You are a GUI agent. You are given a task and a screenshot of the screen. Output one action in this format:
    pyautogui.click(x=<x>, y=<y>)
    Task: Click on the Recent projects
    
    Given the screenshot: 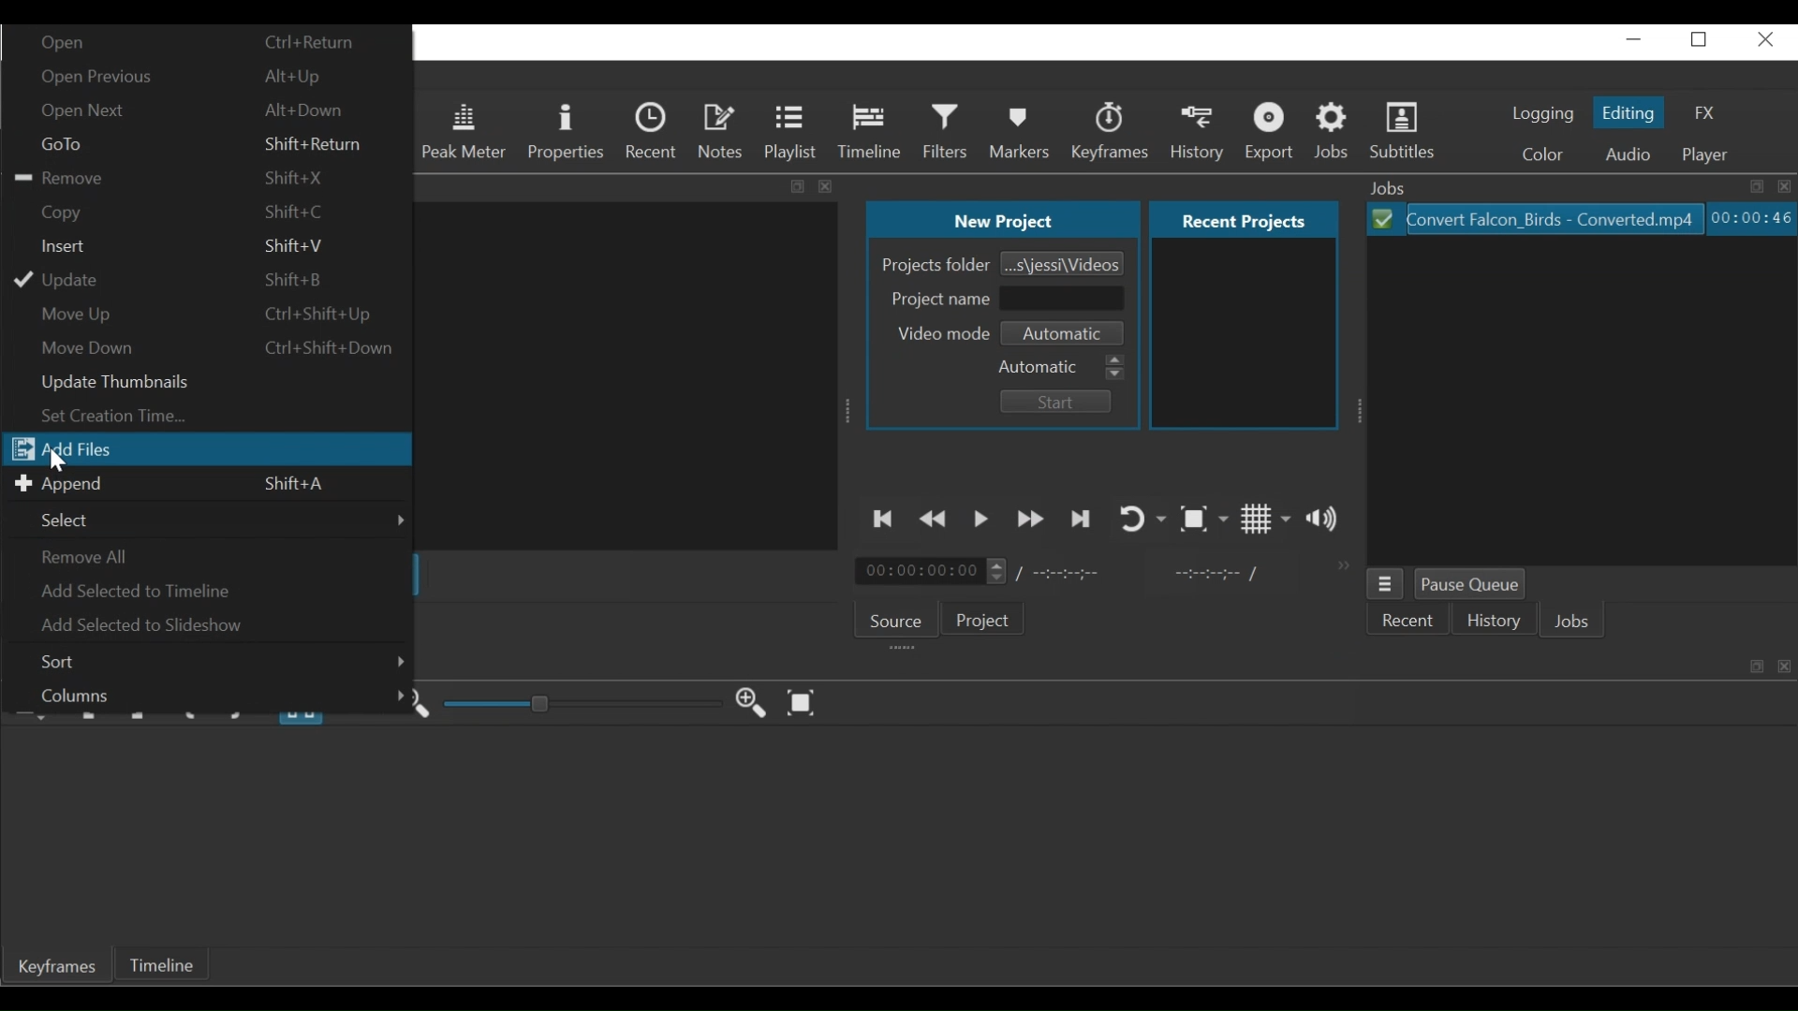 What is the action you would take?
    pyautogui.click(x=1244, y=337)
    